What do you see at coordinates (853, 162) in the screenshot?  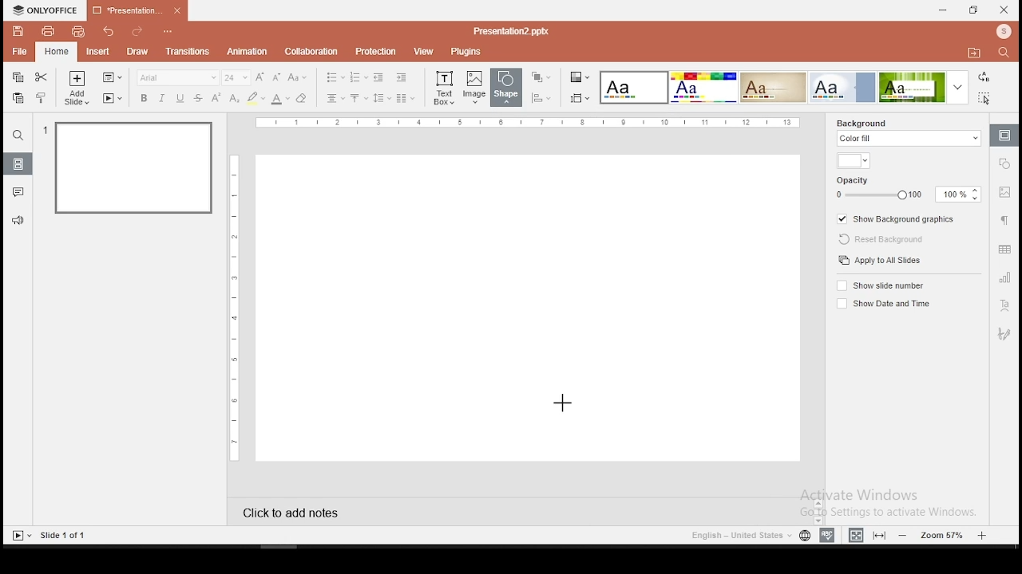 I see `background fill color` at bounding box center [853, 162].